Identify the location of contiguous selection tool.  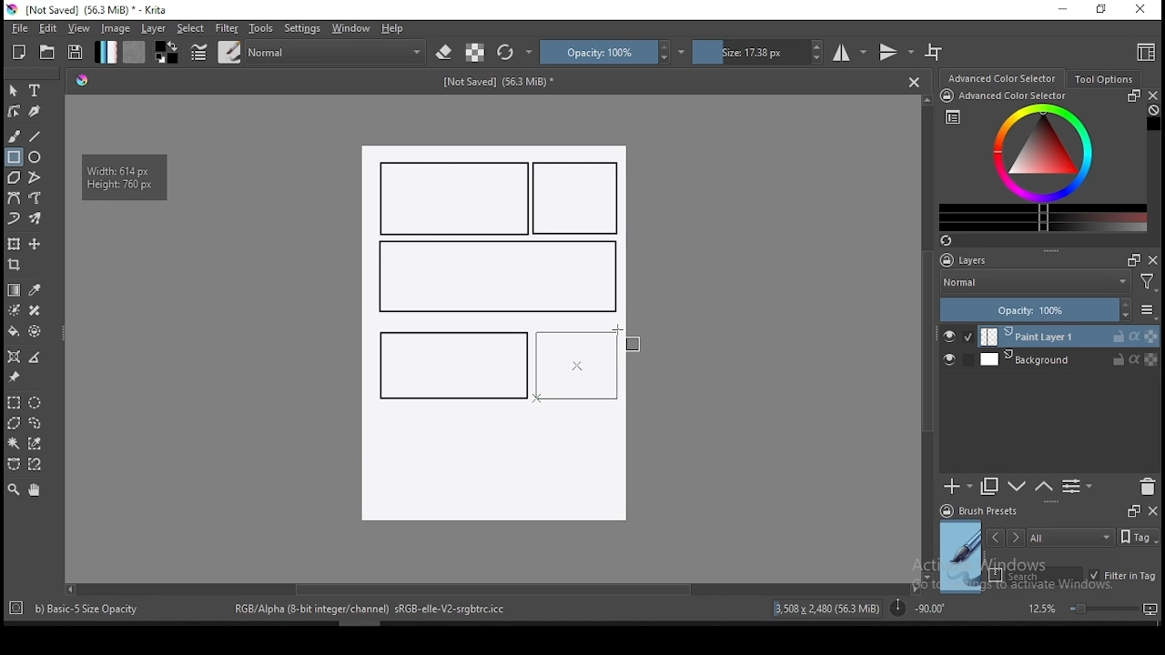
(15, 445).